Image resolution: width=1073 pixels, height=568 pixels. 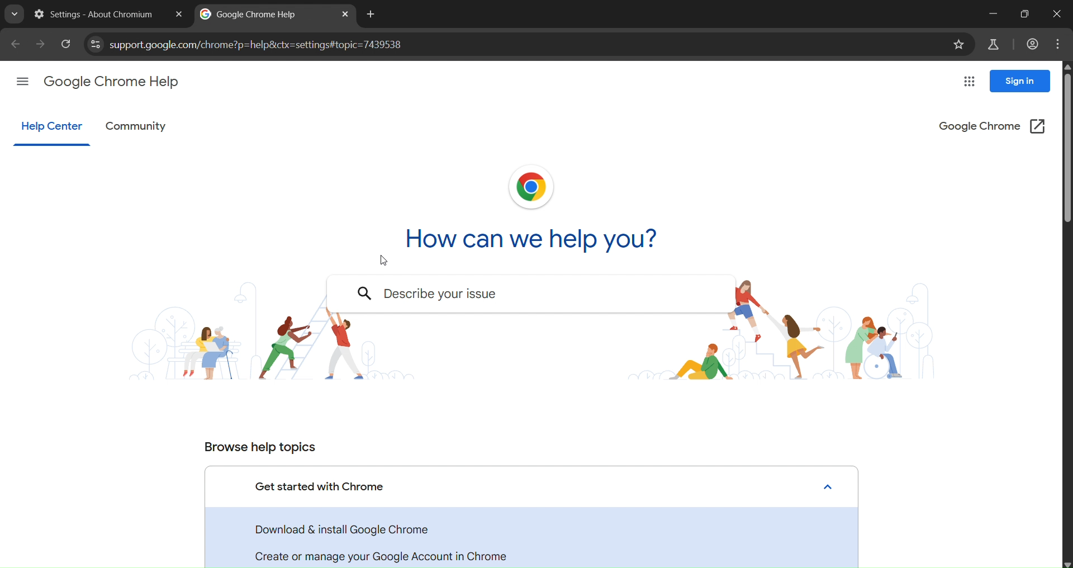 I want to click on Maximize, so click(x=1024, y=13).